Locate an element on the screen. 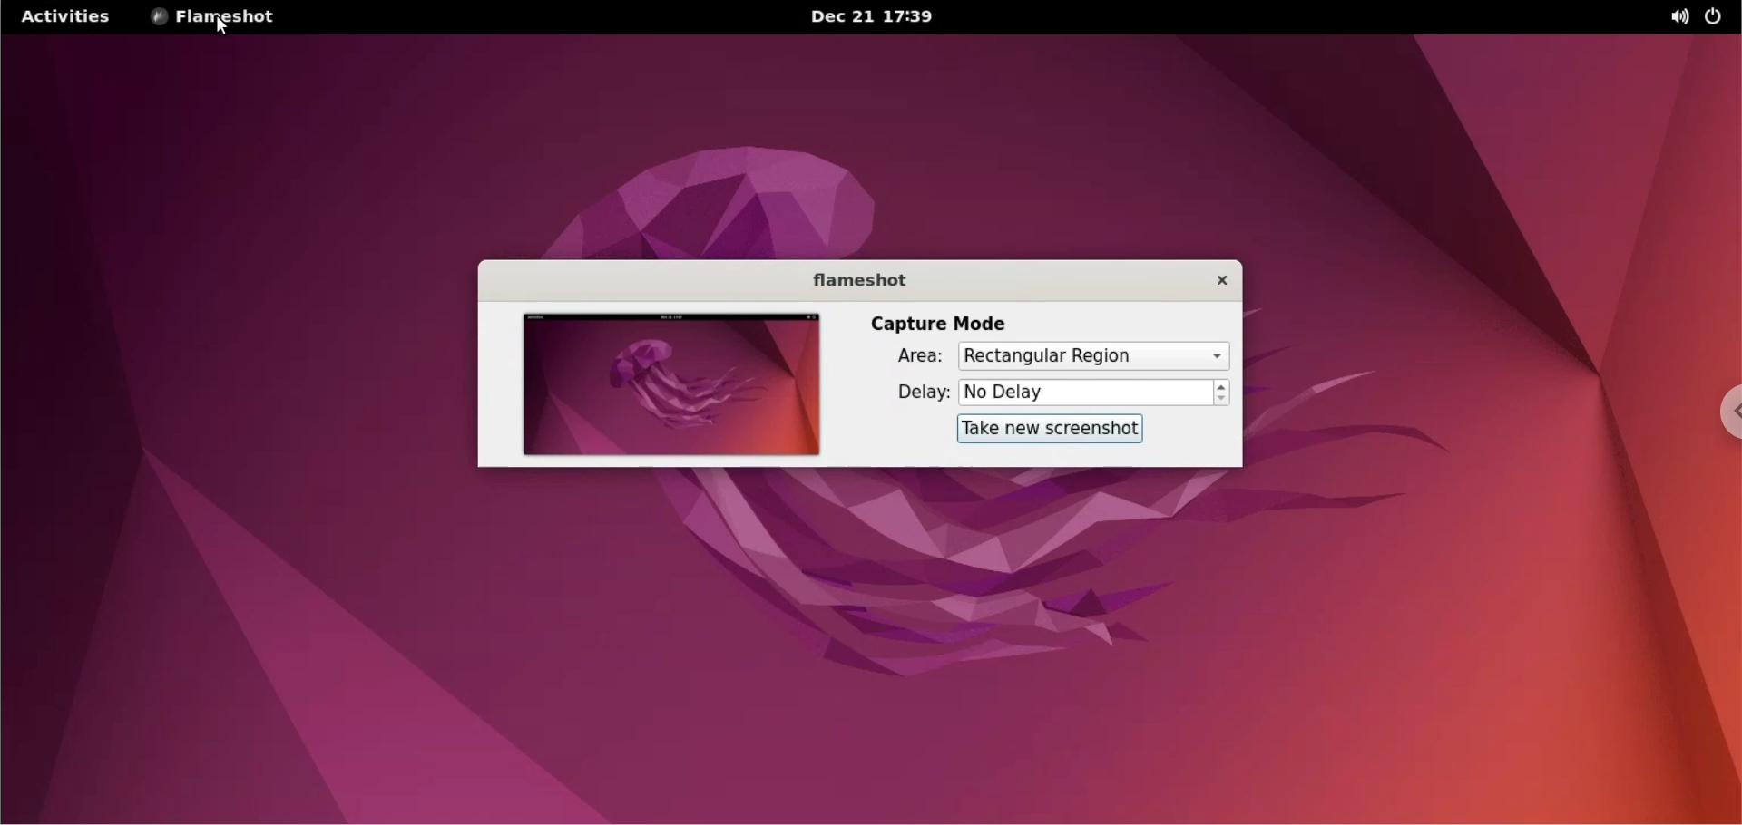 The width and height of the screenshot is (1742, 825). cursor is located at coordinates (225, 28).